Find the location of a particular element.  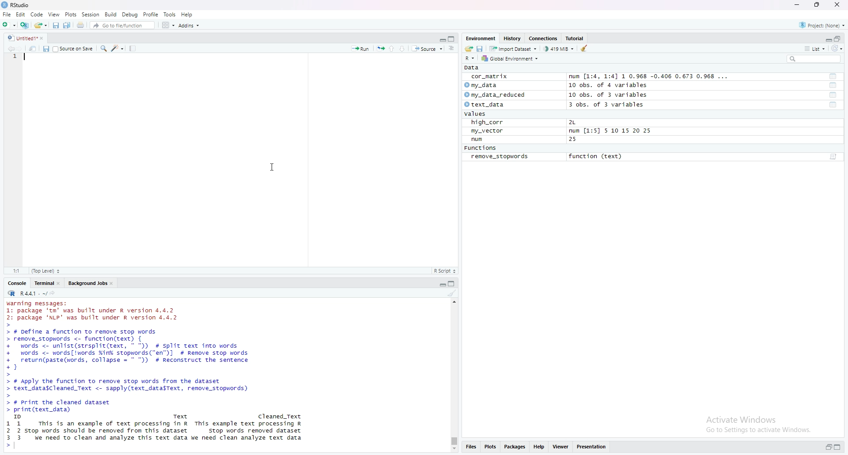

Search is located at coordinates (813, 60).